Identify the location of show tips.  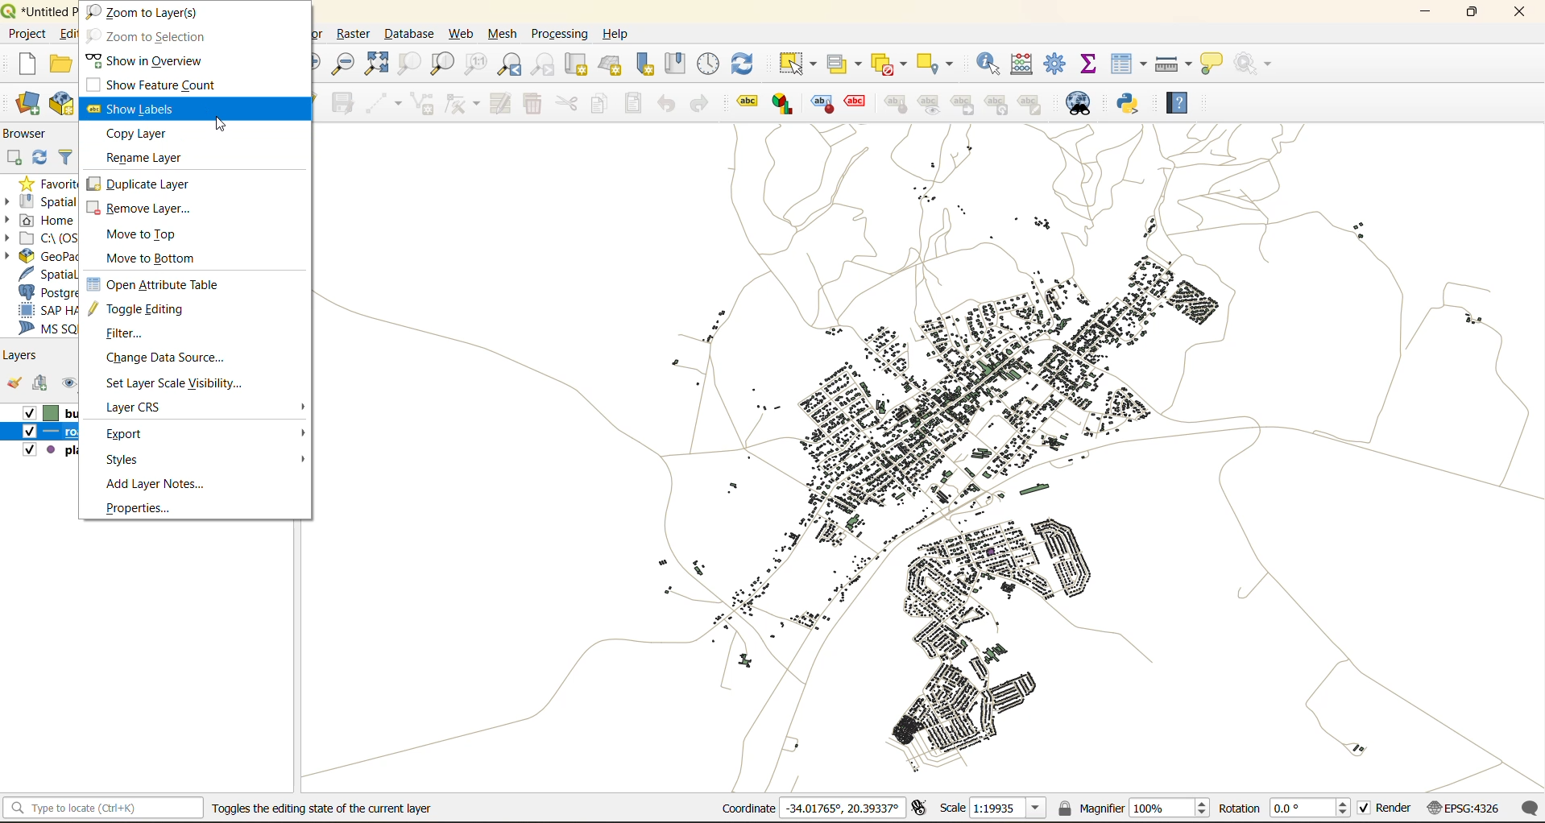
(1213, 64).